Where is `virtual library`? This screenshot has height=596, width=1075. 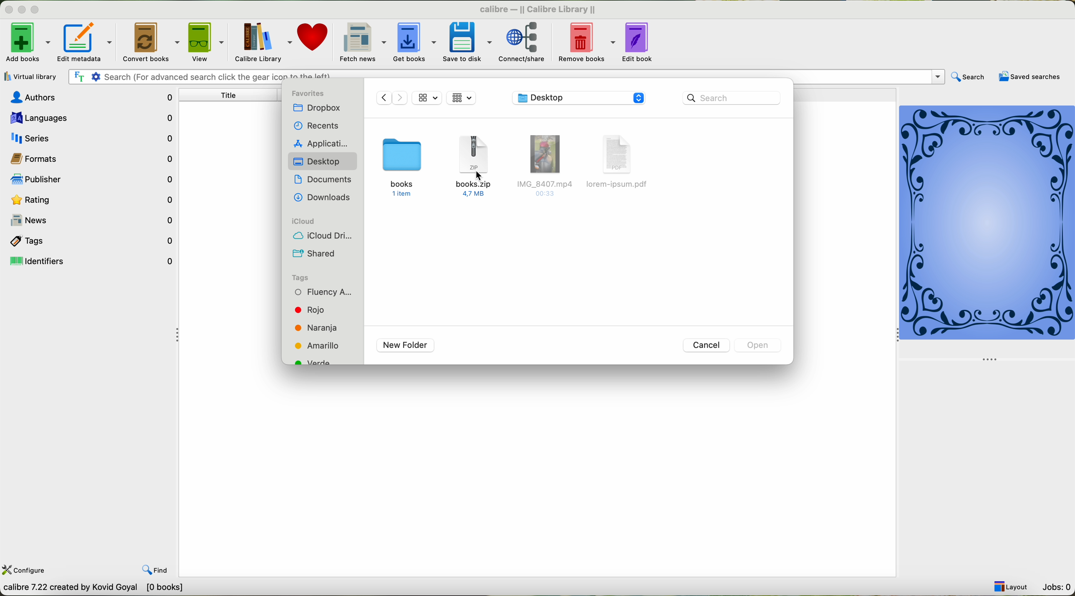
virtual library is located at coordinates (30, 76).